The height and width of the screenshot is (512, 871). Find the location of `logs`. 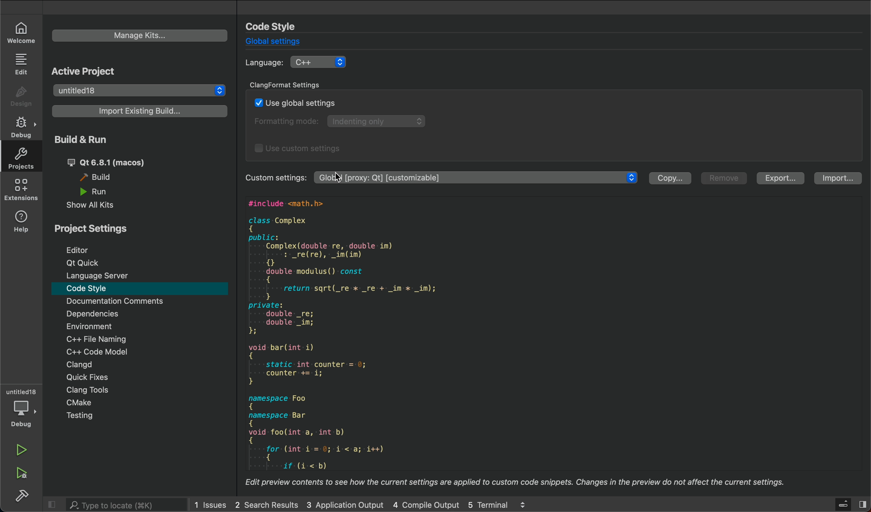

logs is located at coordinates (527, 504).